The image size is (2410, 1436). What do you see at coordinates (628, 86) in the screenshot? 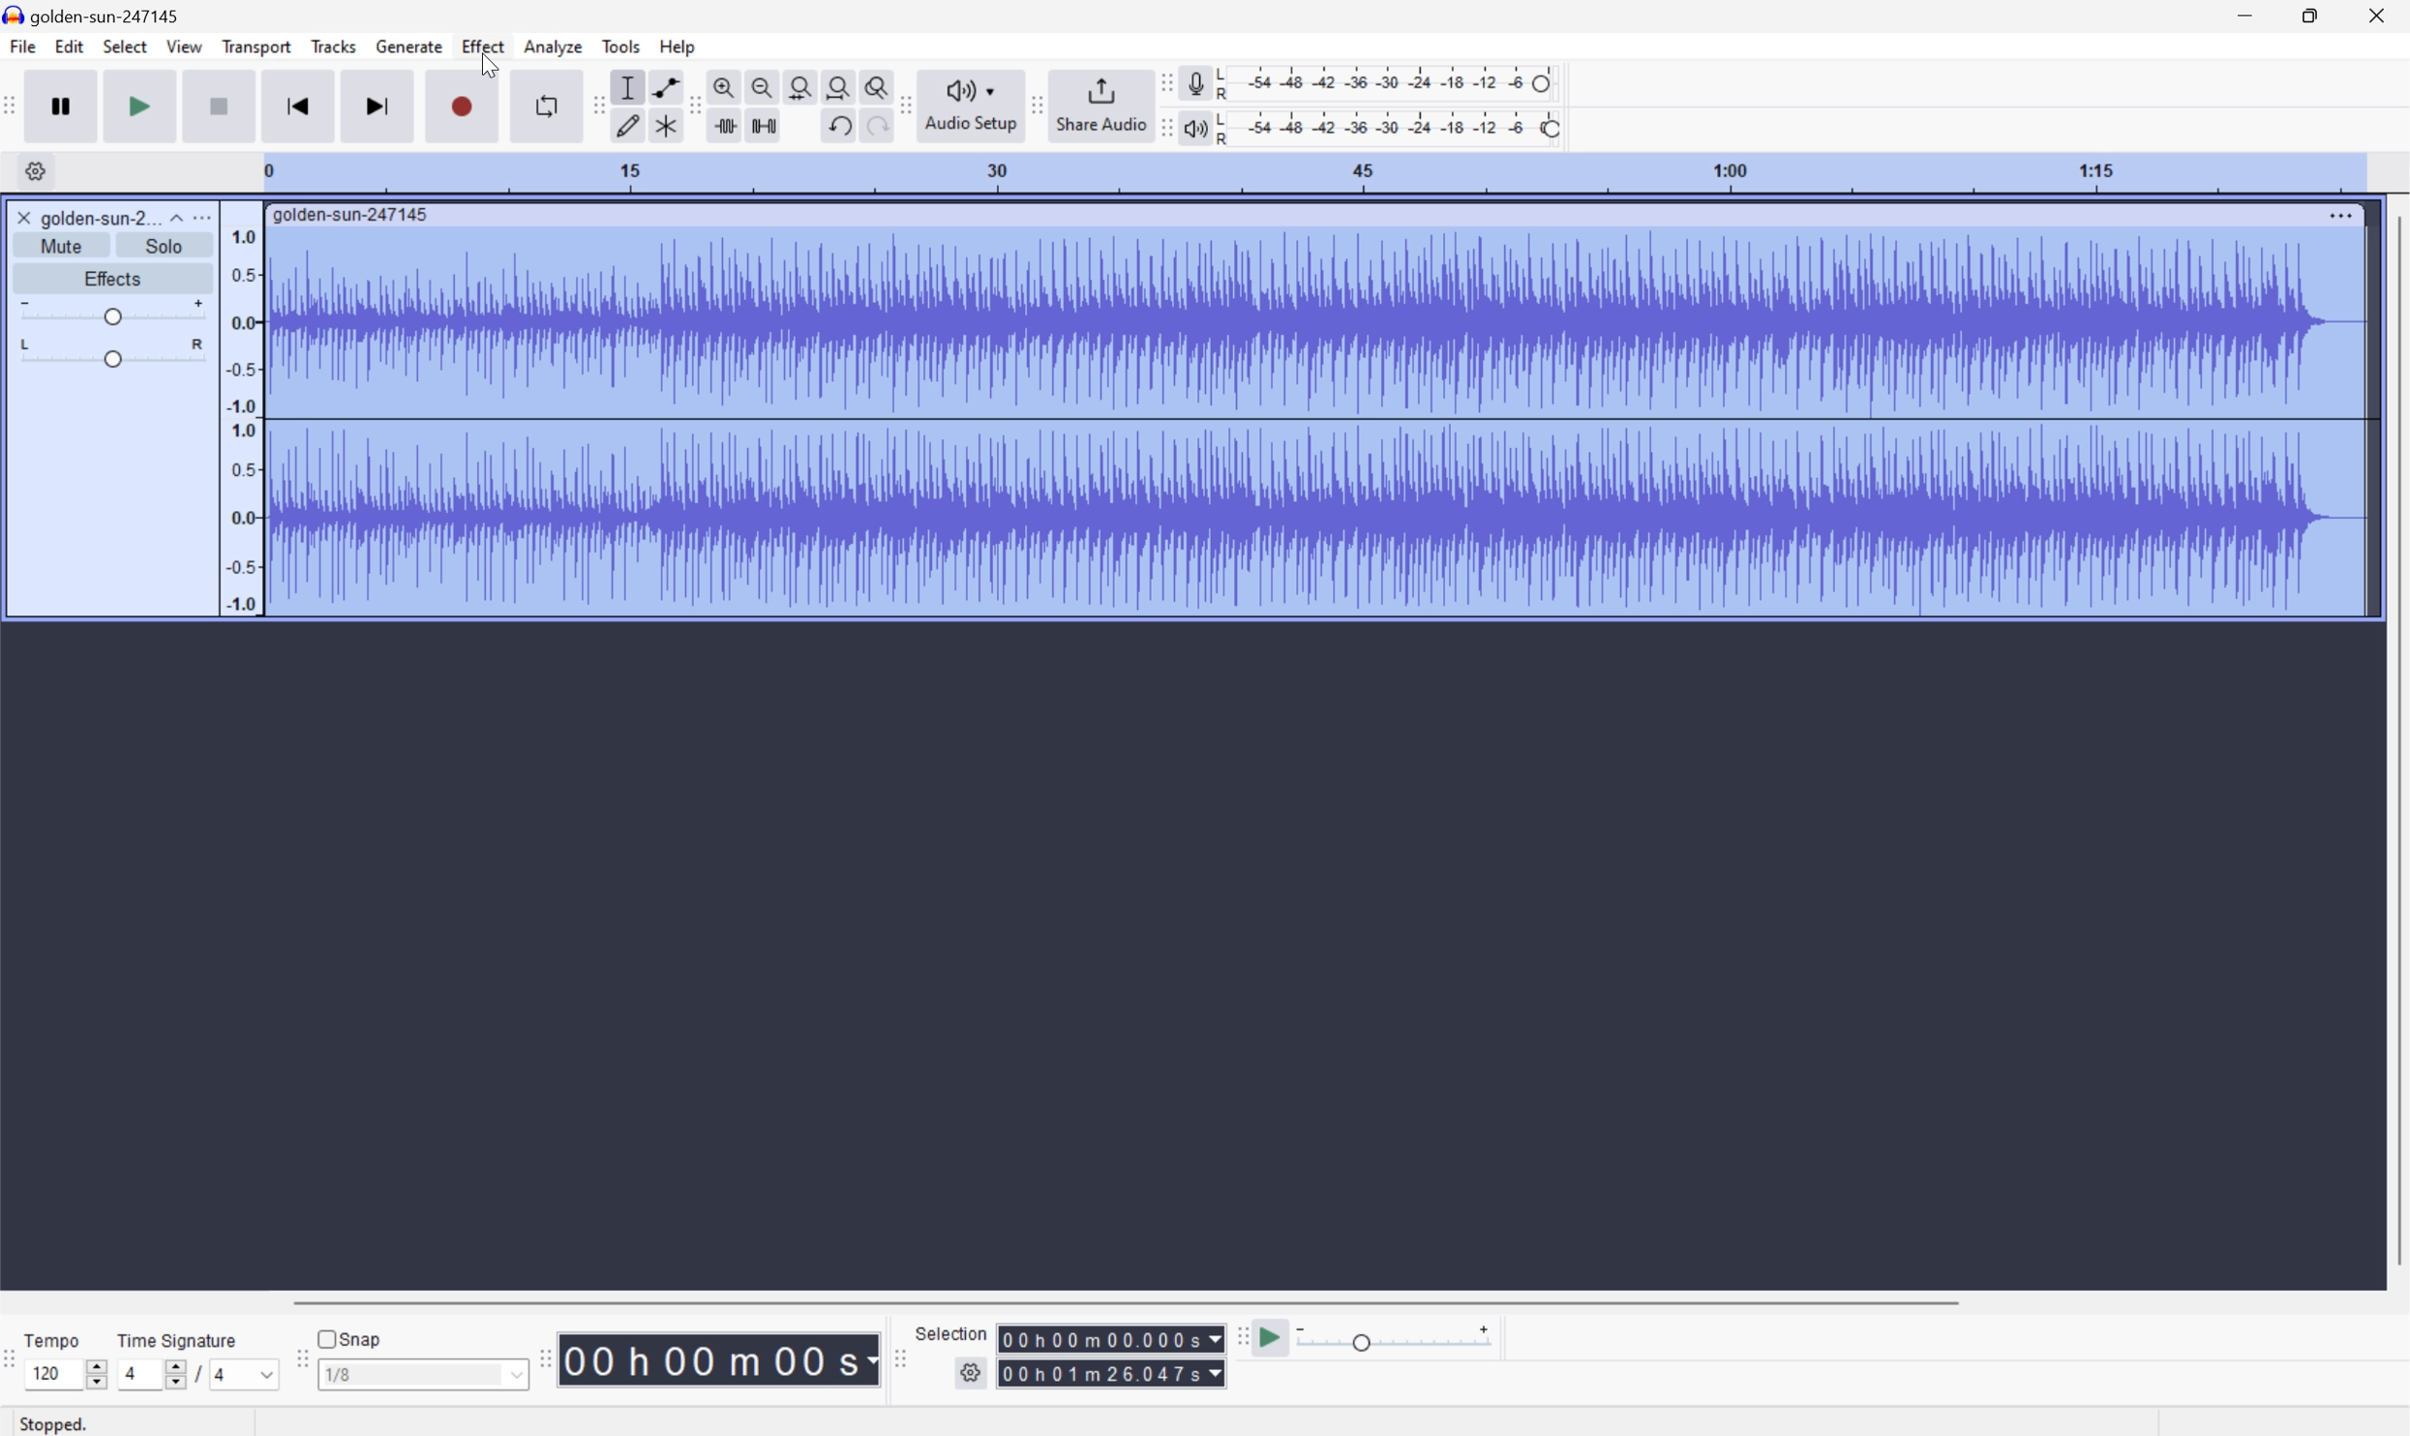
I see `Selection Tool` at bounding box center [628, 86].